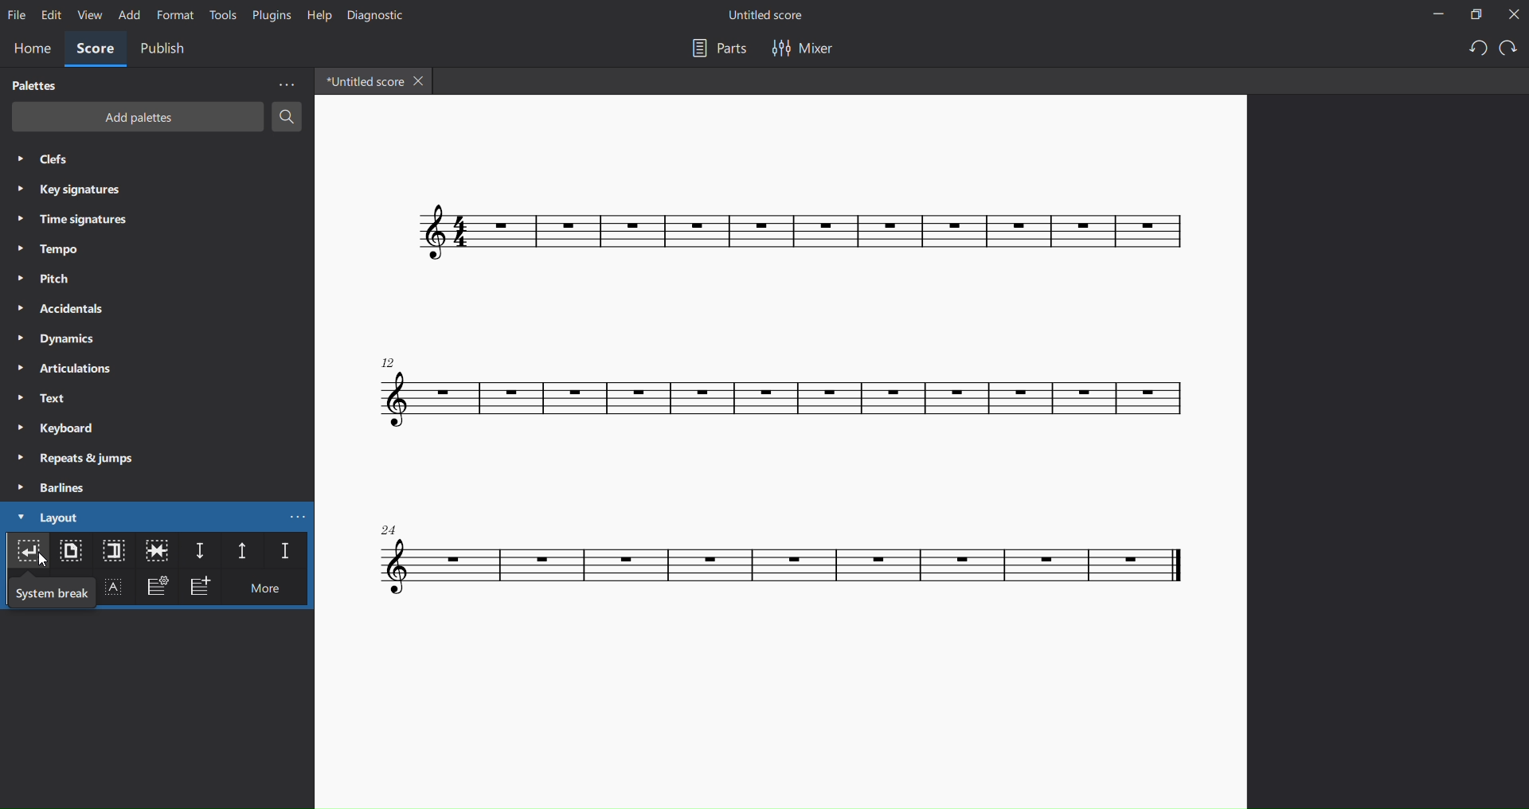 This screenshot has width=1529, height=809. What do you see at coordinates (115, 589) in the screenshot?
I see `text frame` at bounding box center [115, 589].